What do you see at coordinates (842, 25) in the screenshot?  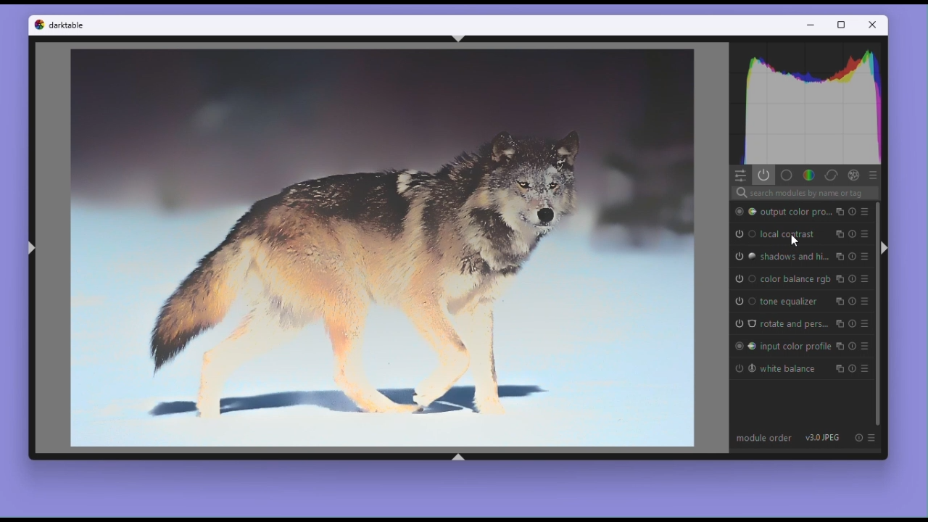 I see `maximize` at bounding box center [842, 25].